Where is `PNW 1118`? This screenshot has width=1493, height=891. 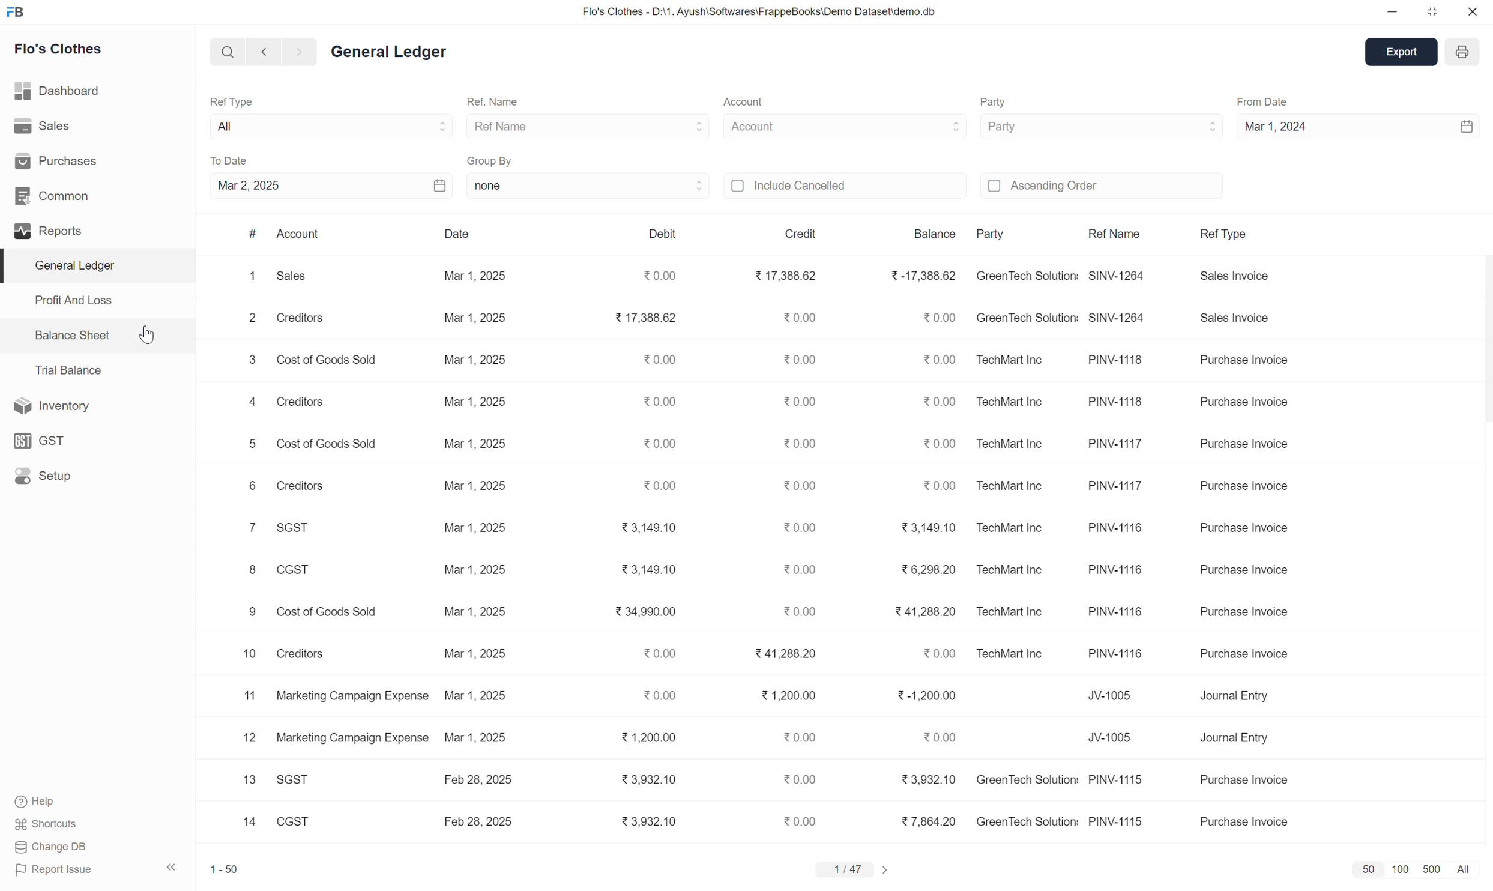 PNW 1118 is located at coordinates (1107, 359).